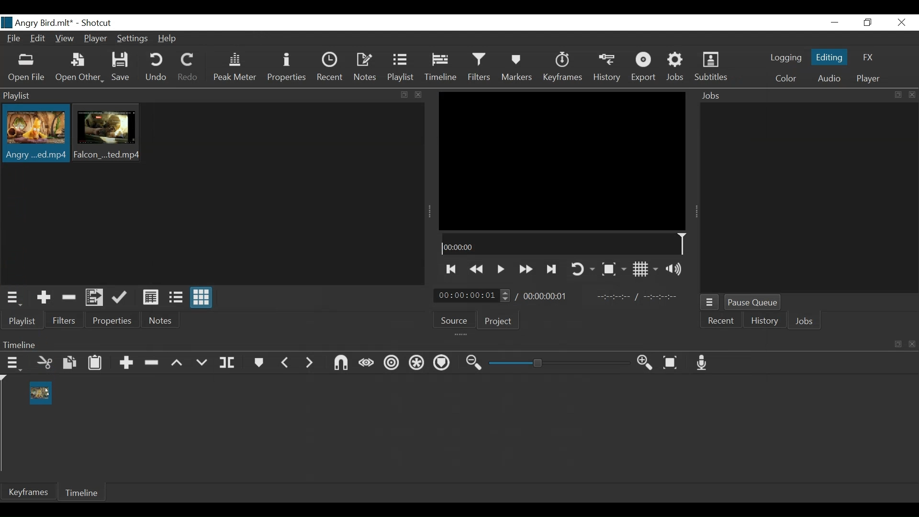 The width and height of the screenshot is (919, 517). What do you see at coordinates (703, 362) in the screenshot?
I see `Record audio` at bounding box center [703, 362].